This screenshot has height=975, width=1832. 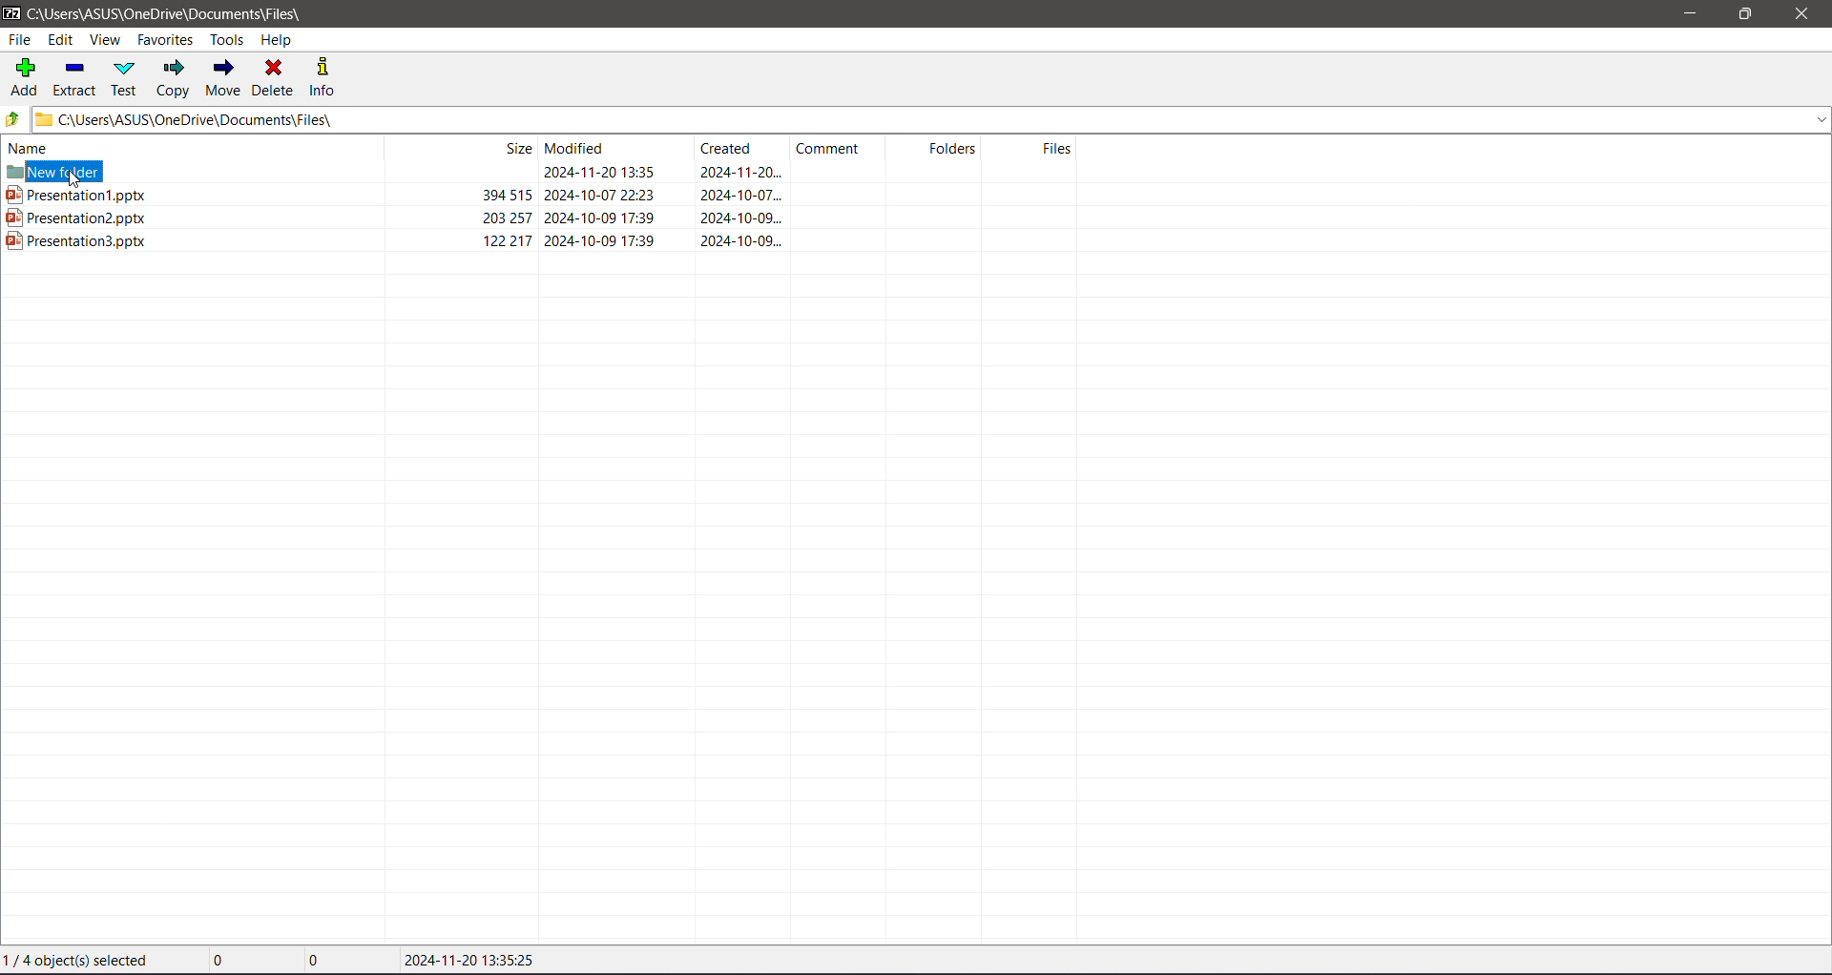 I want to click on Files, so click(x=1037, y=149).